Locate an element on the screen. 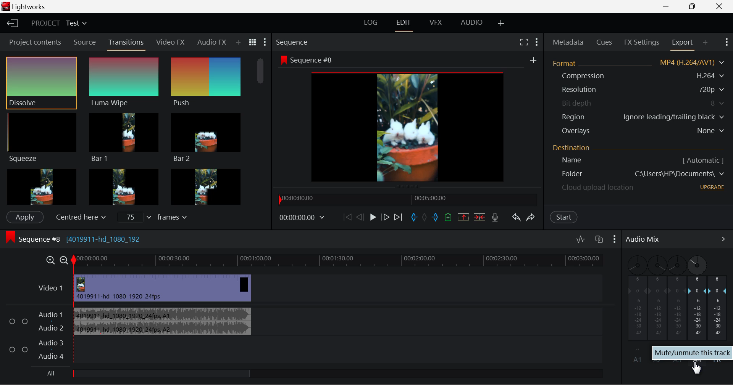 The height and width of the screenshot is (385, 733). Box 1 is located at coordinates (41, 186).